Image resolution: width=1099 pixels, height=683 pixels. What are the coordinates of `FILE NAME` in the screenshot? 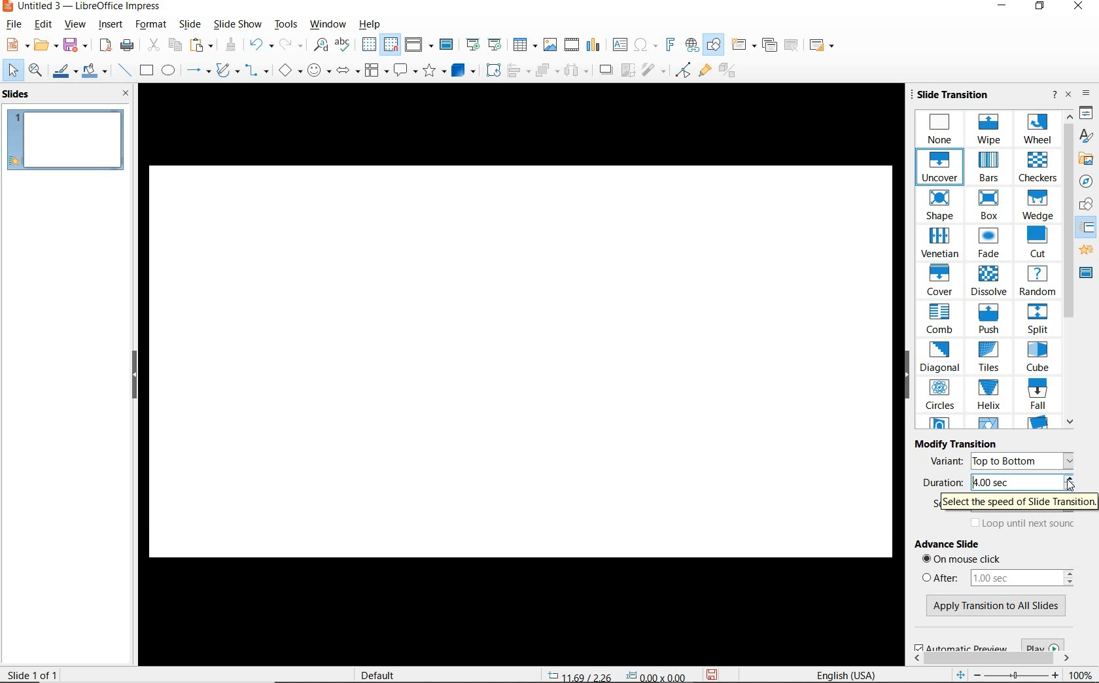 It's located at (83, 7).